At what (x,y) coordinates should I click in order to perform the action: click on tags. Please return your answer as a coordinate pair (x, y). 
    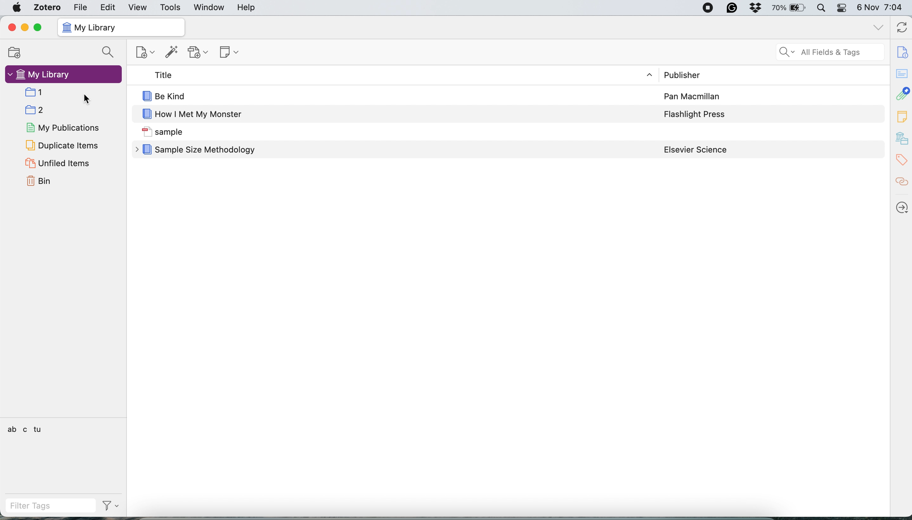
    Looking at the image, I should click on (901, 160).